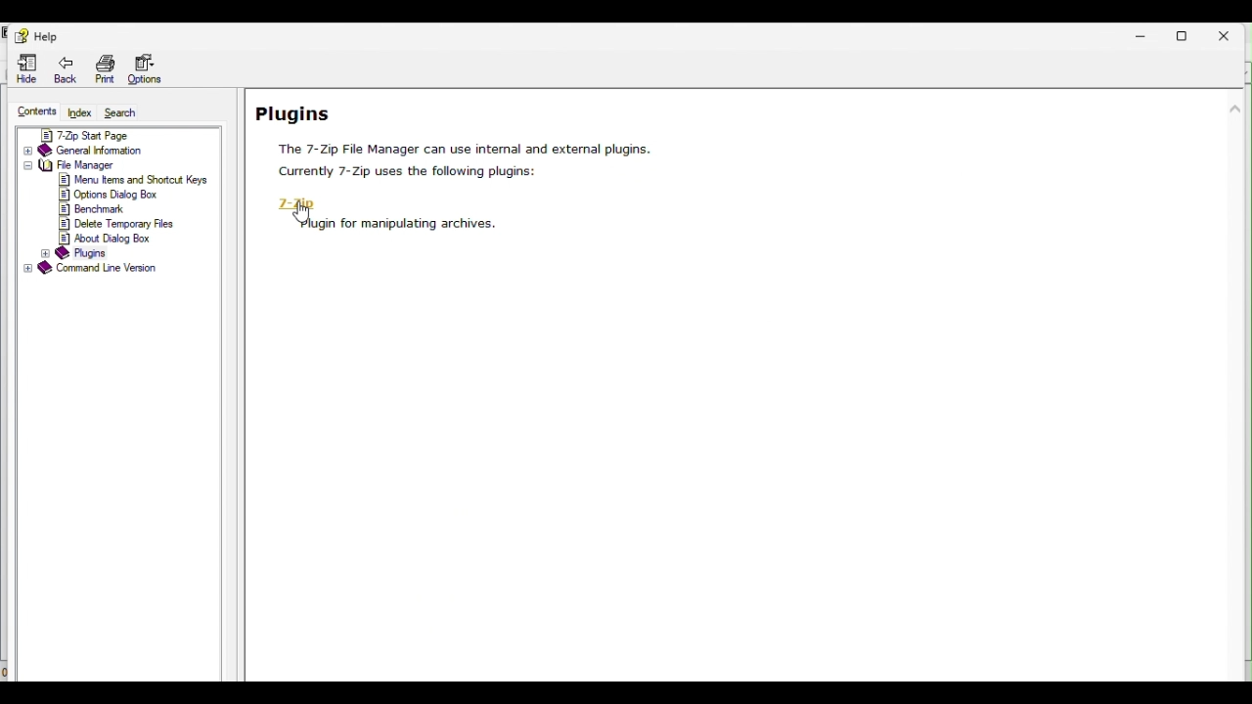 The image size is (1252, 704). Describe the element at coordinates (94, 208) in the screenshot. I see `benchmark` at that location.